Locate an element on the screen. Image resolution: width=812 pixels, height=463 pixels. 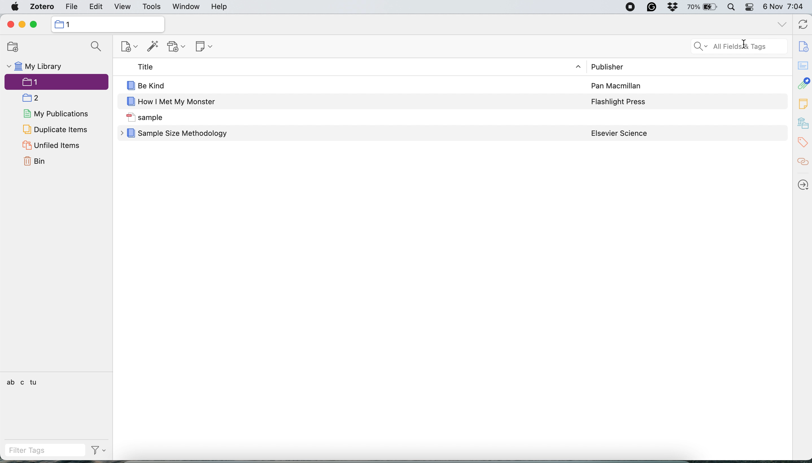
system logo is located at coordinates (13, 7).